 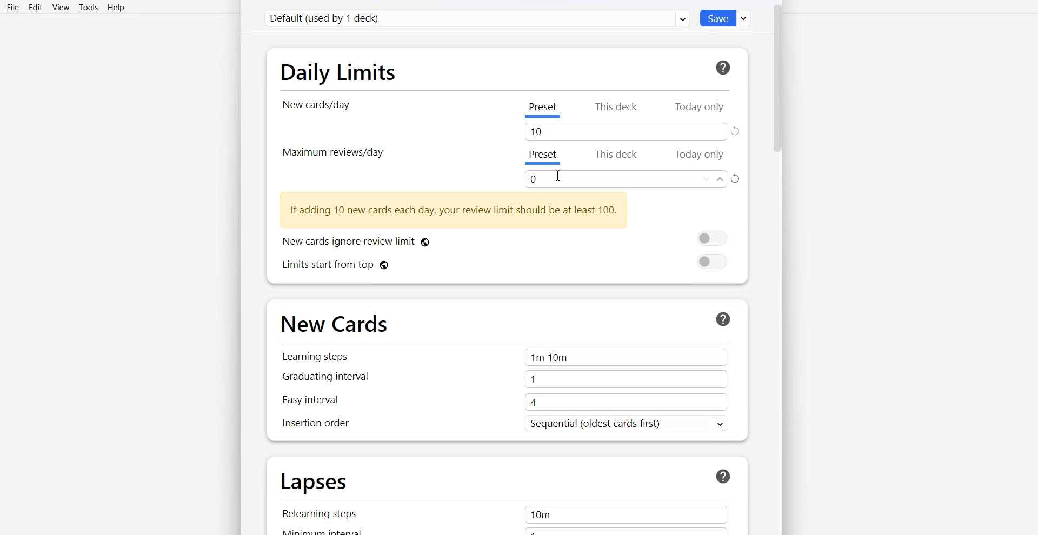 What do you see at coordinates (34, 8) in the screenshot?
I see `Edit` at bounding box center [34, 8].